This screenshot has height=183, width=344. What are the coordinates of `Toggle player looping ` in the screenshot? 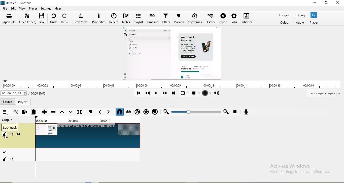 It's located at (185, 94).